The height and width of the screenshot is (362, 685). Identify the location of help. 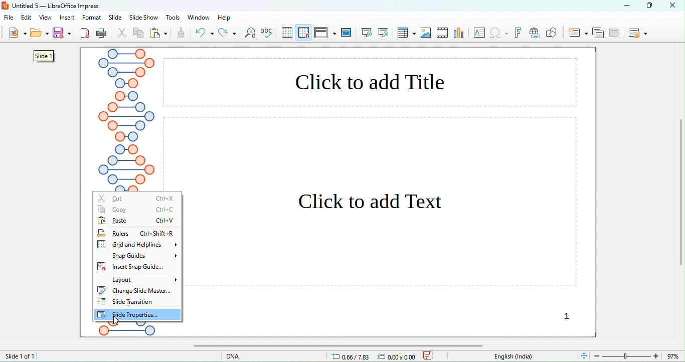
(225, 18).